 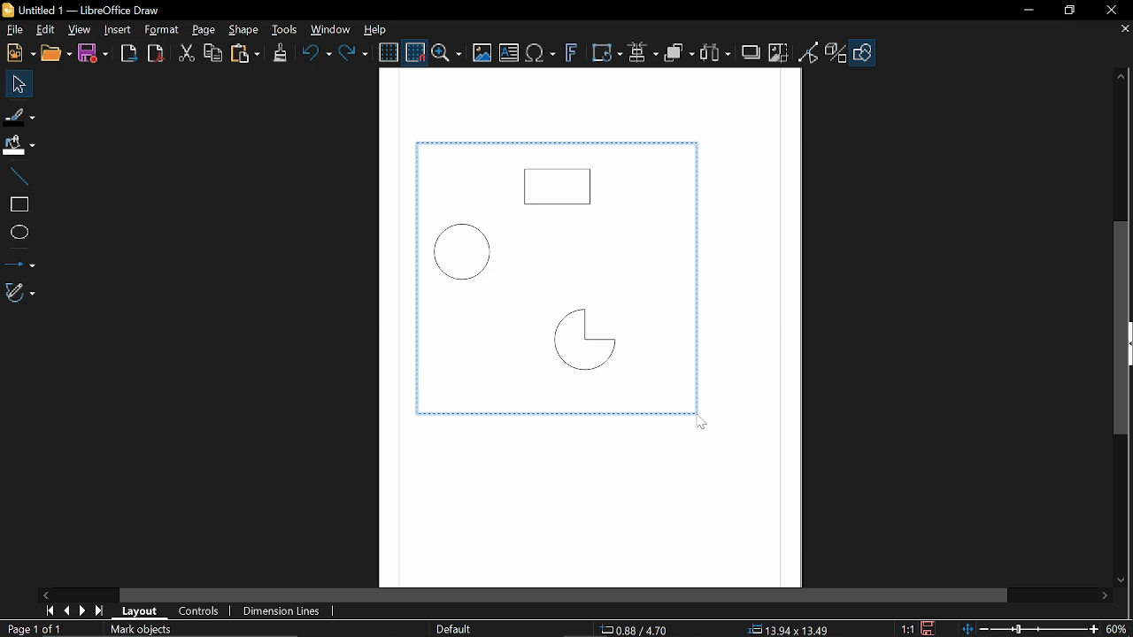 I want to click on horizontal line around objects, so click(x=558, y=141).